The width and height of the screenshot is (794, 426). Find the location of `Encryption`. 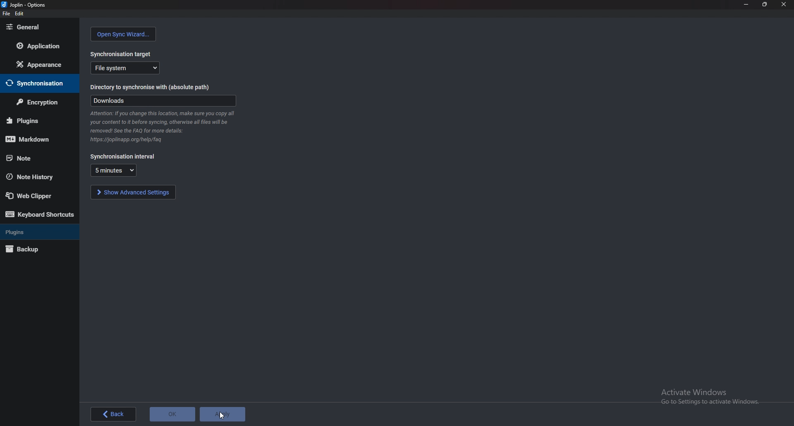

Encryption is located at coordinates (37, 103).